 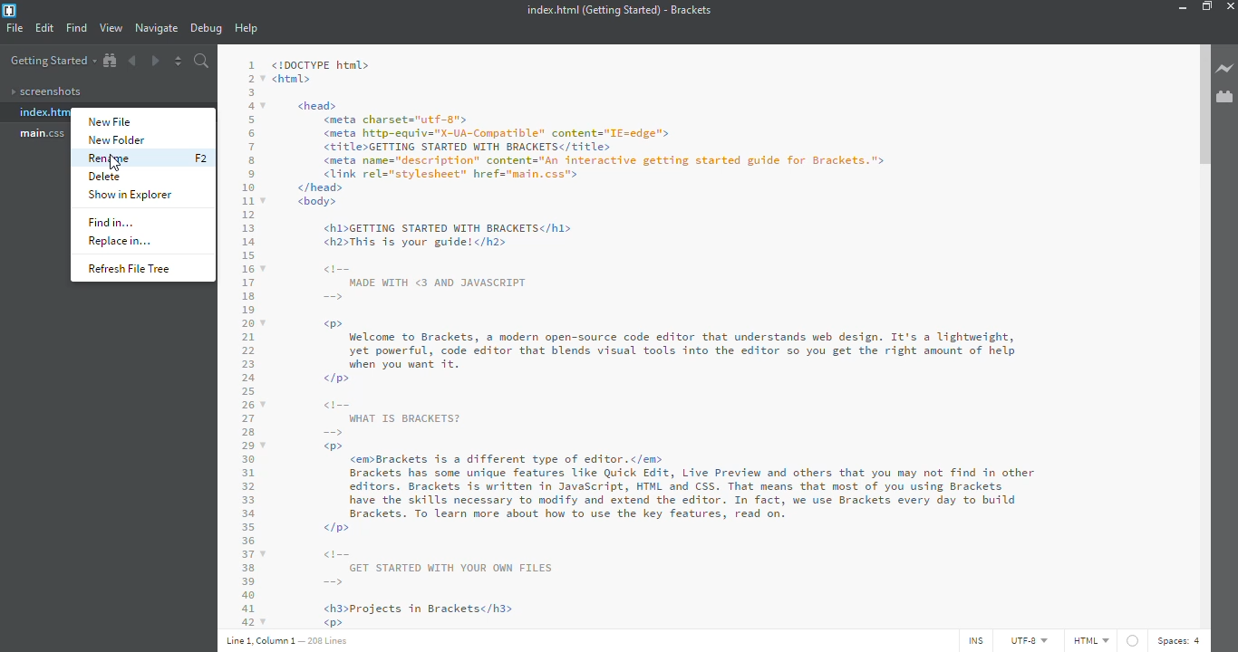 What do you see at coordinates (289, 640) in the screenshot?
I see `line details` at bounding box center [289, 640].